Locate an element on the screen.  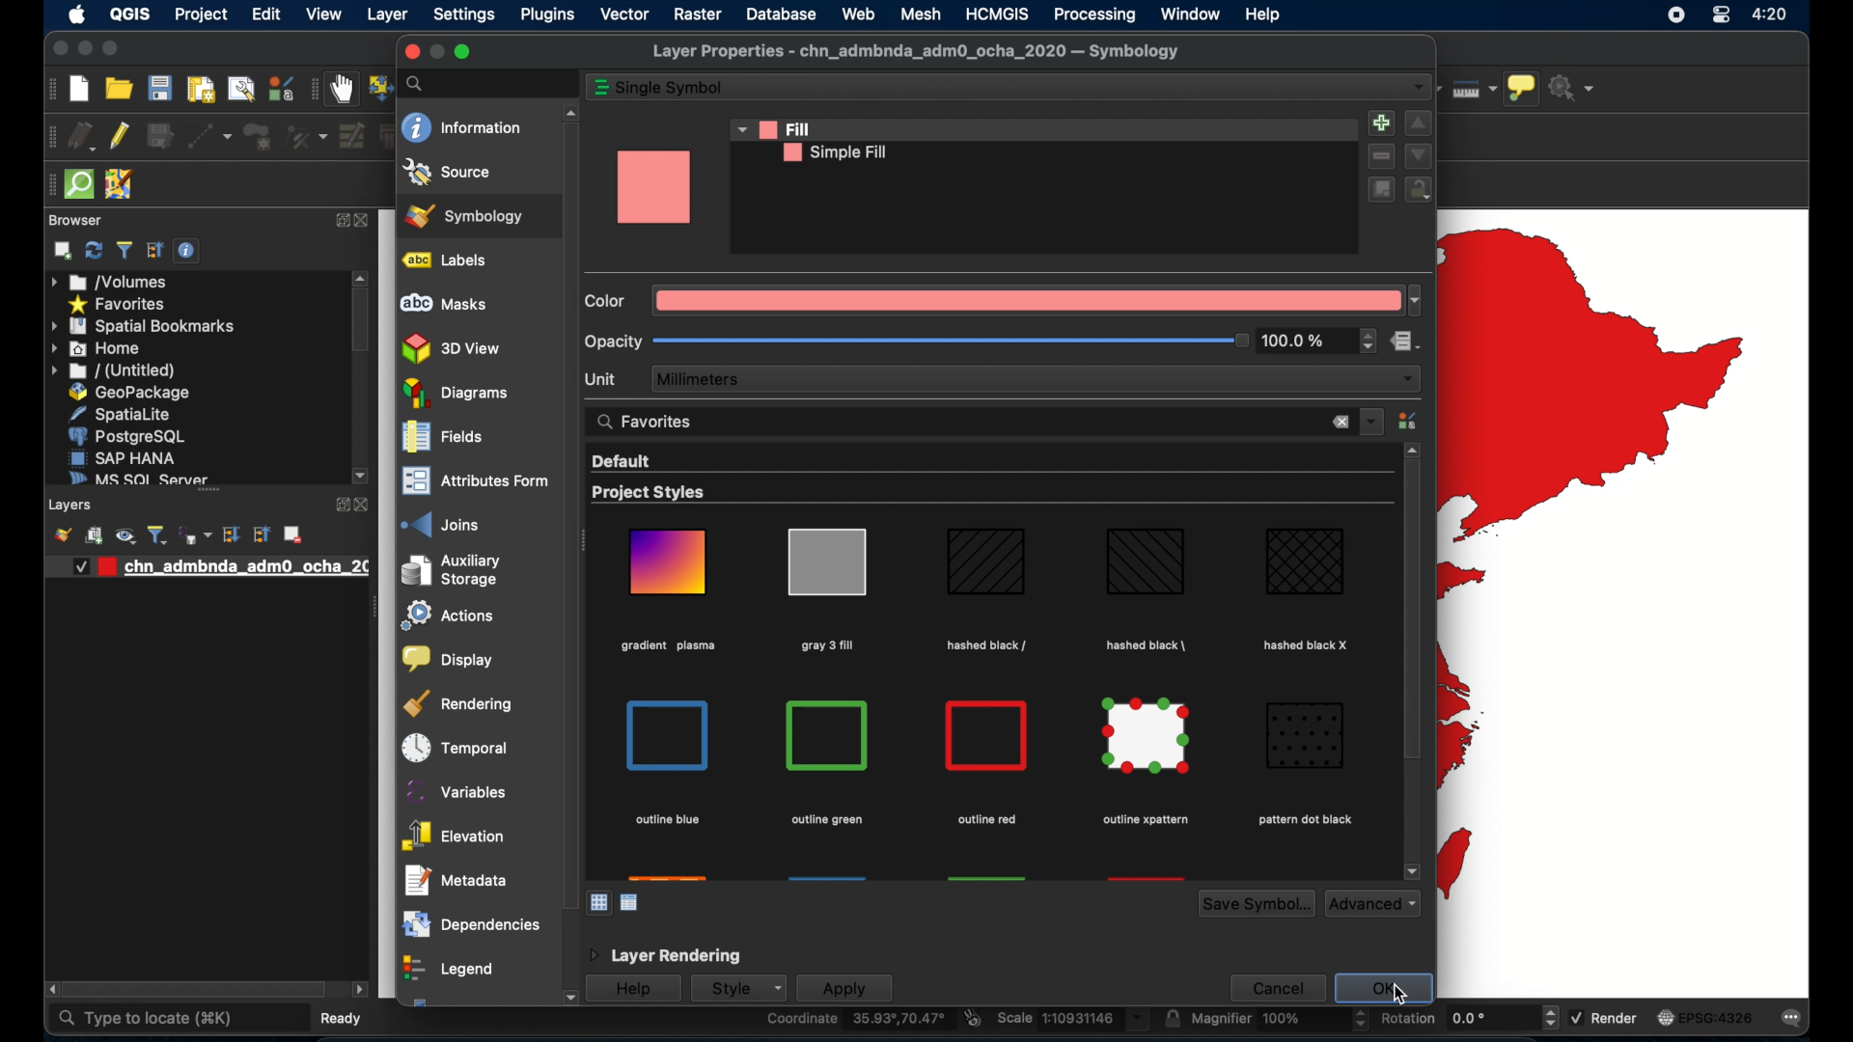
advanced is located at coordinates (1373, 903).